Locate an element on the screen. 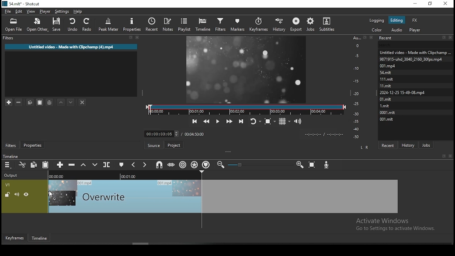 This screenshot has height=256, width=455. editing is located at coordinates (397, 21).